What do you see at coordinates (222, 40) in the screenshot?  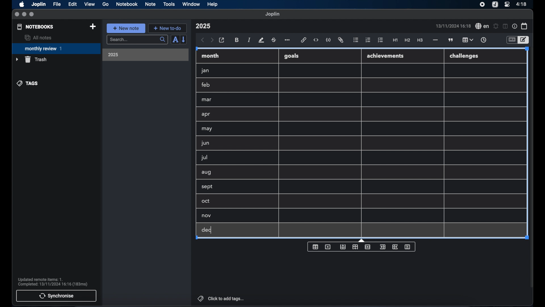 I see `open in external editor` at bounding box center [222, 40].